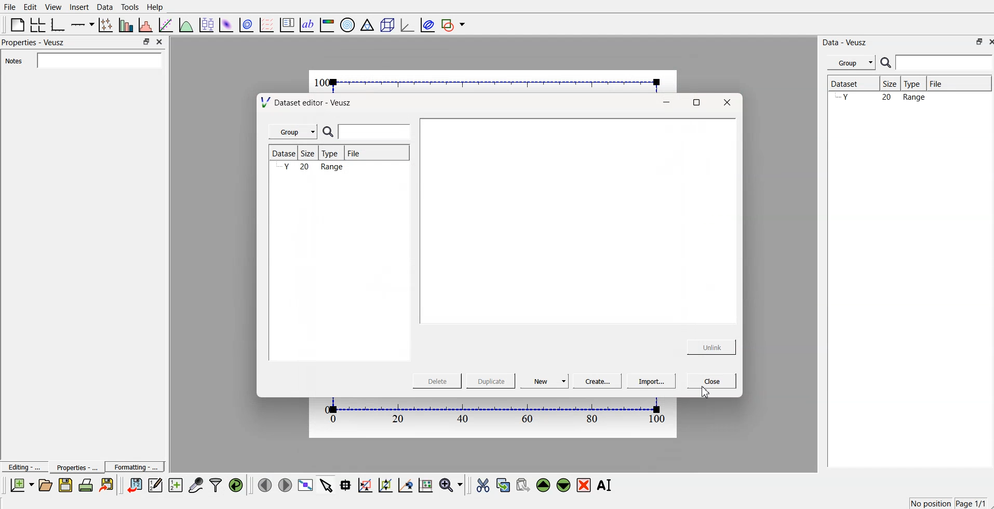 The image size is (994, 509). Describe the element at coordinates (605, 485) in the screenshot. I see `rename the selected widget` at that location.